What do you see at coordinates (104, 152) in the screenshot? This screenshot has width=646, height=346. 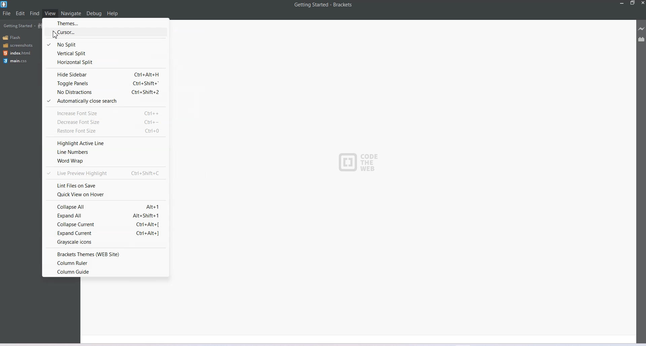 I see `Line numbers` at bounding box center [104, 152].